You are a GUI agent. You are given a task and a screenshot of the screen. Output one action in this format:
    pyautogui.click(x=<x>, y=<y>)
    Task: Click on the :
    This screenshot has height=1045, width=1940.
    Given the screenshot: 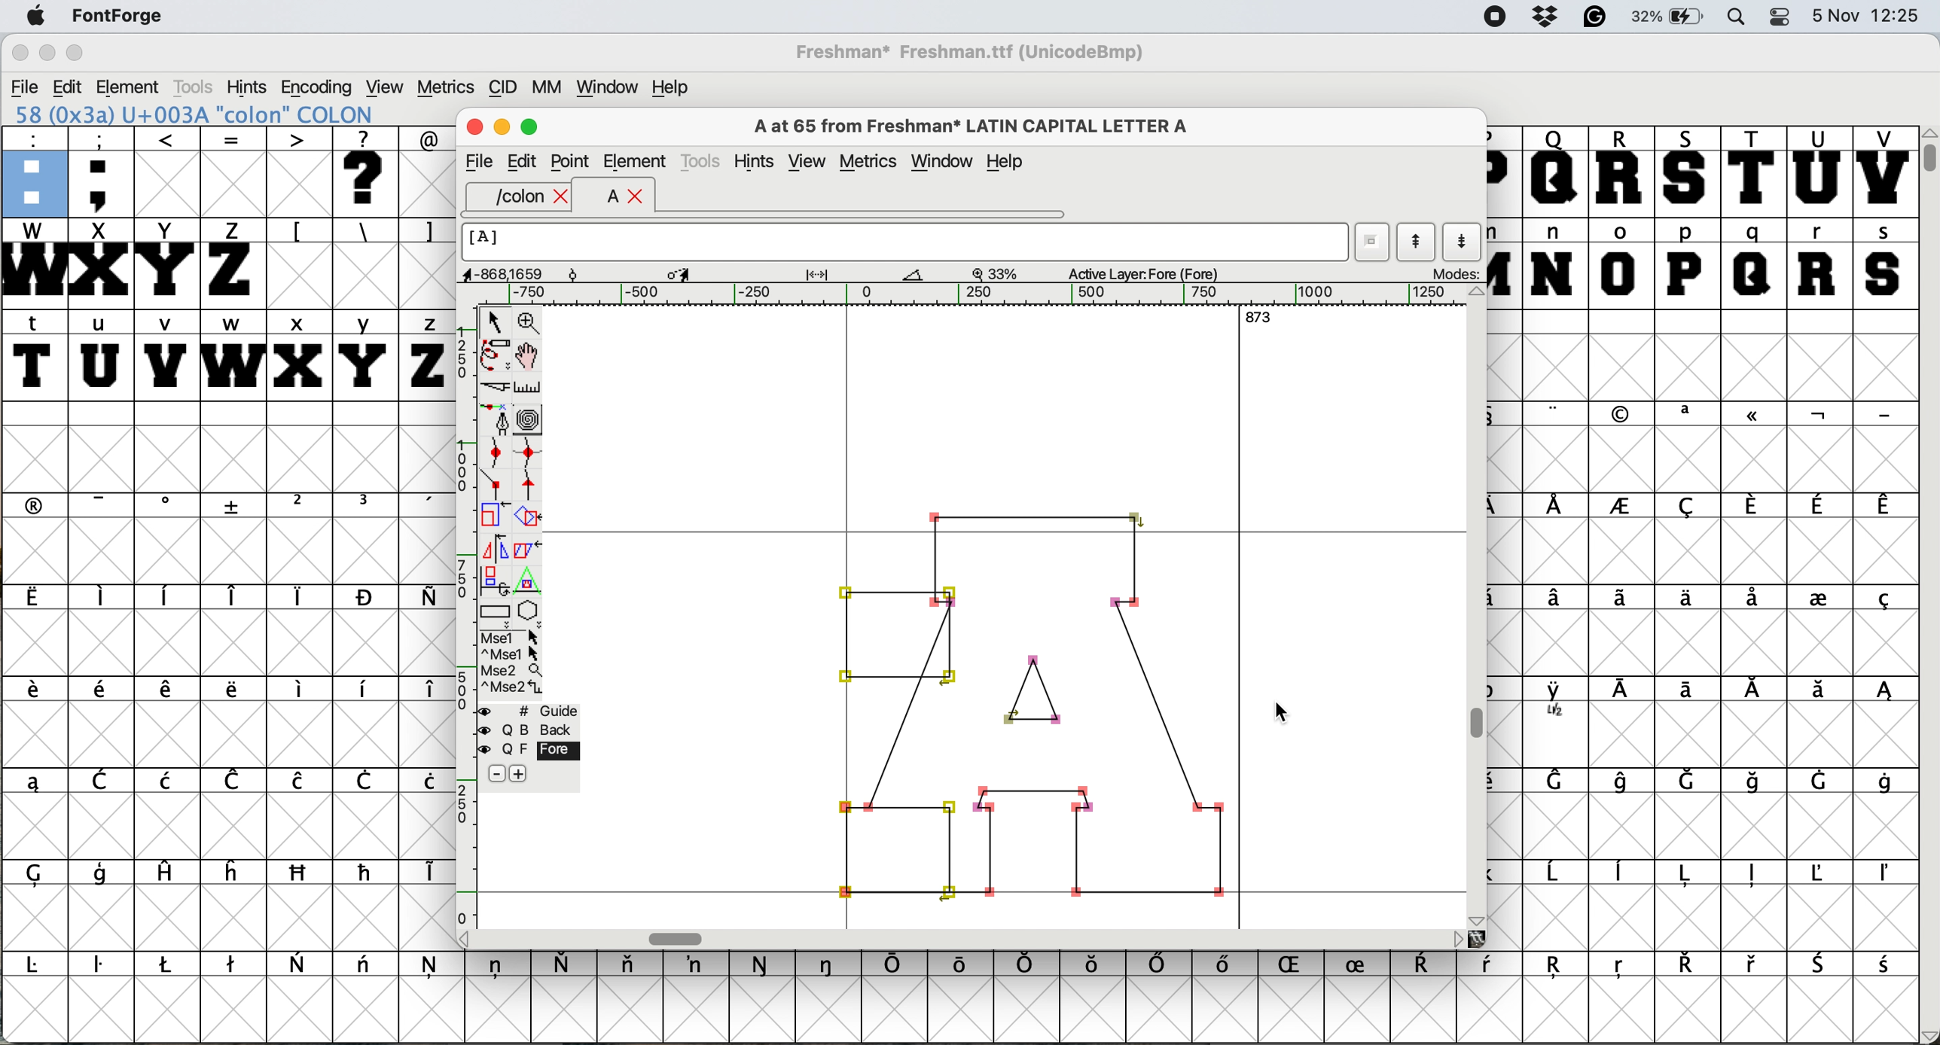 What is the action you would take?
    pyautogui.click(x=32, y=170)
    